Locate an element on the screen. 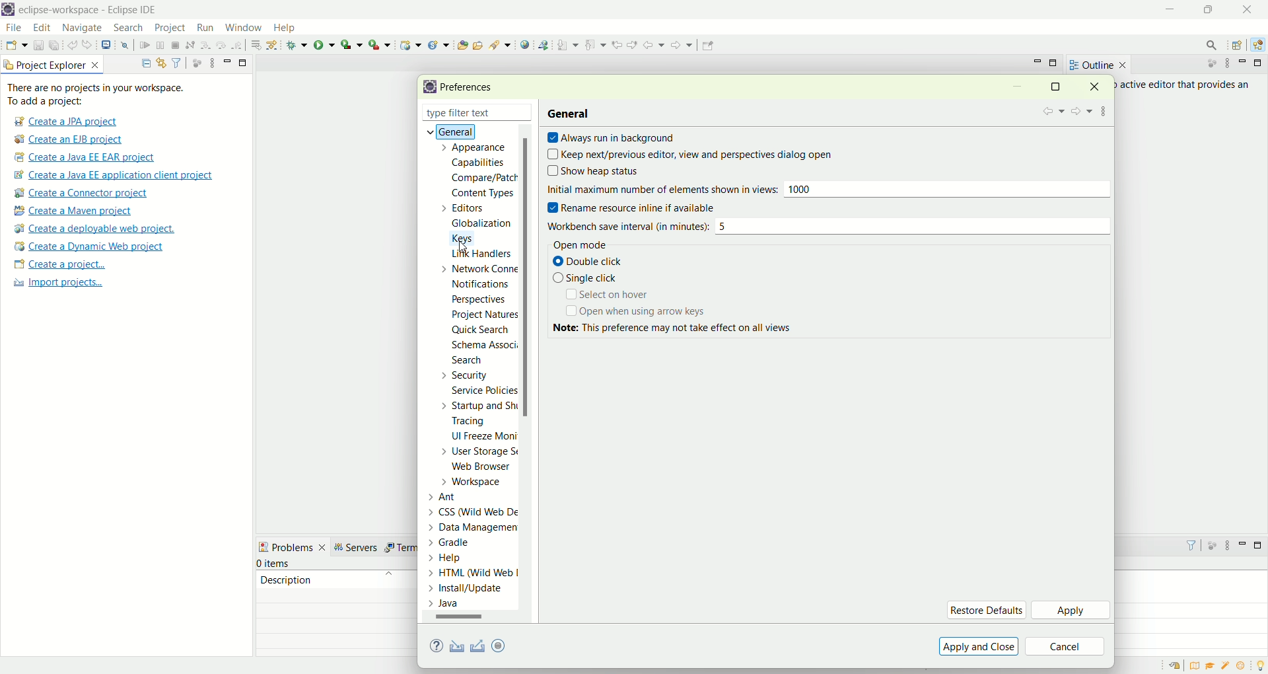  create a dynamic web project is located at coordinates (409, 44).